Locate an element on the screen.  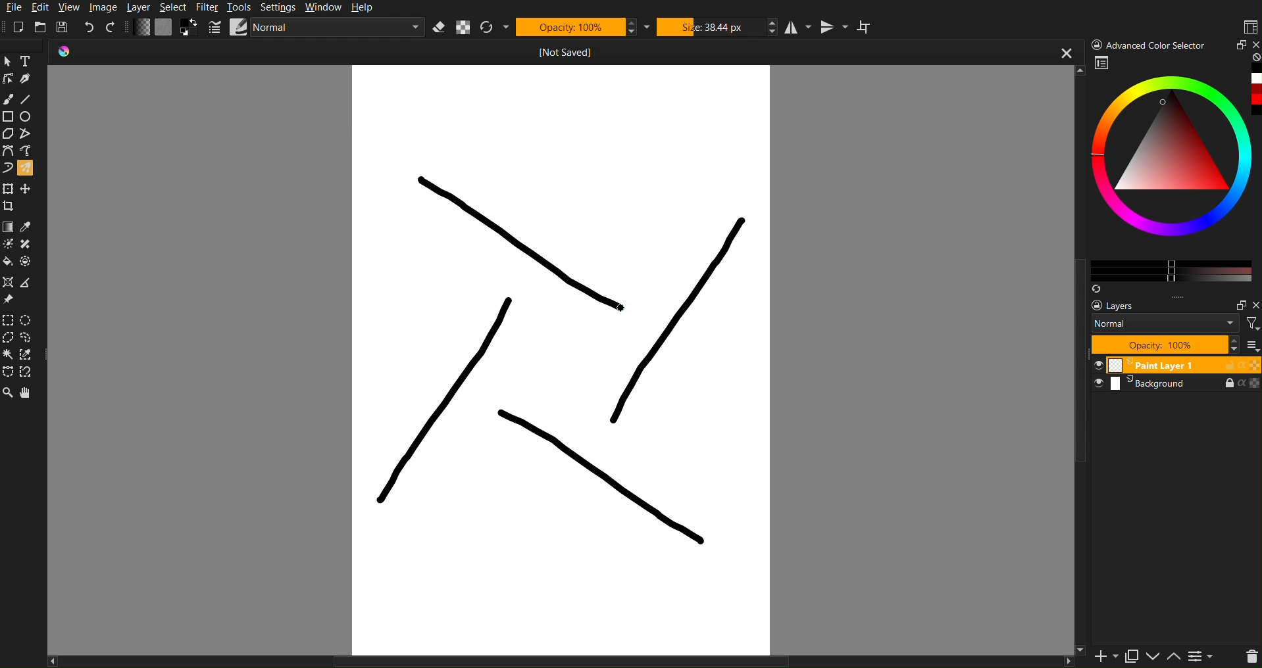
Magnetic Selection Tool is located at coordinates (31, 373).